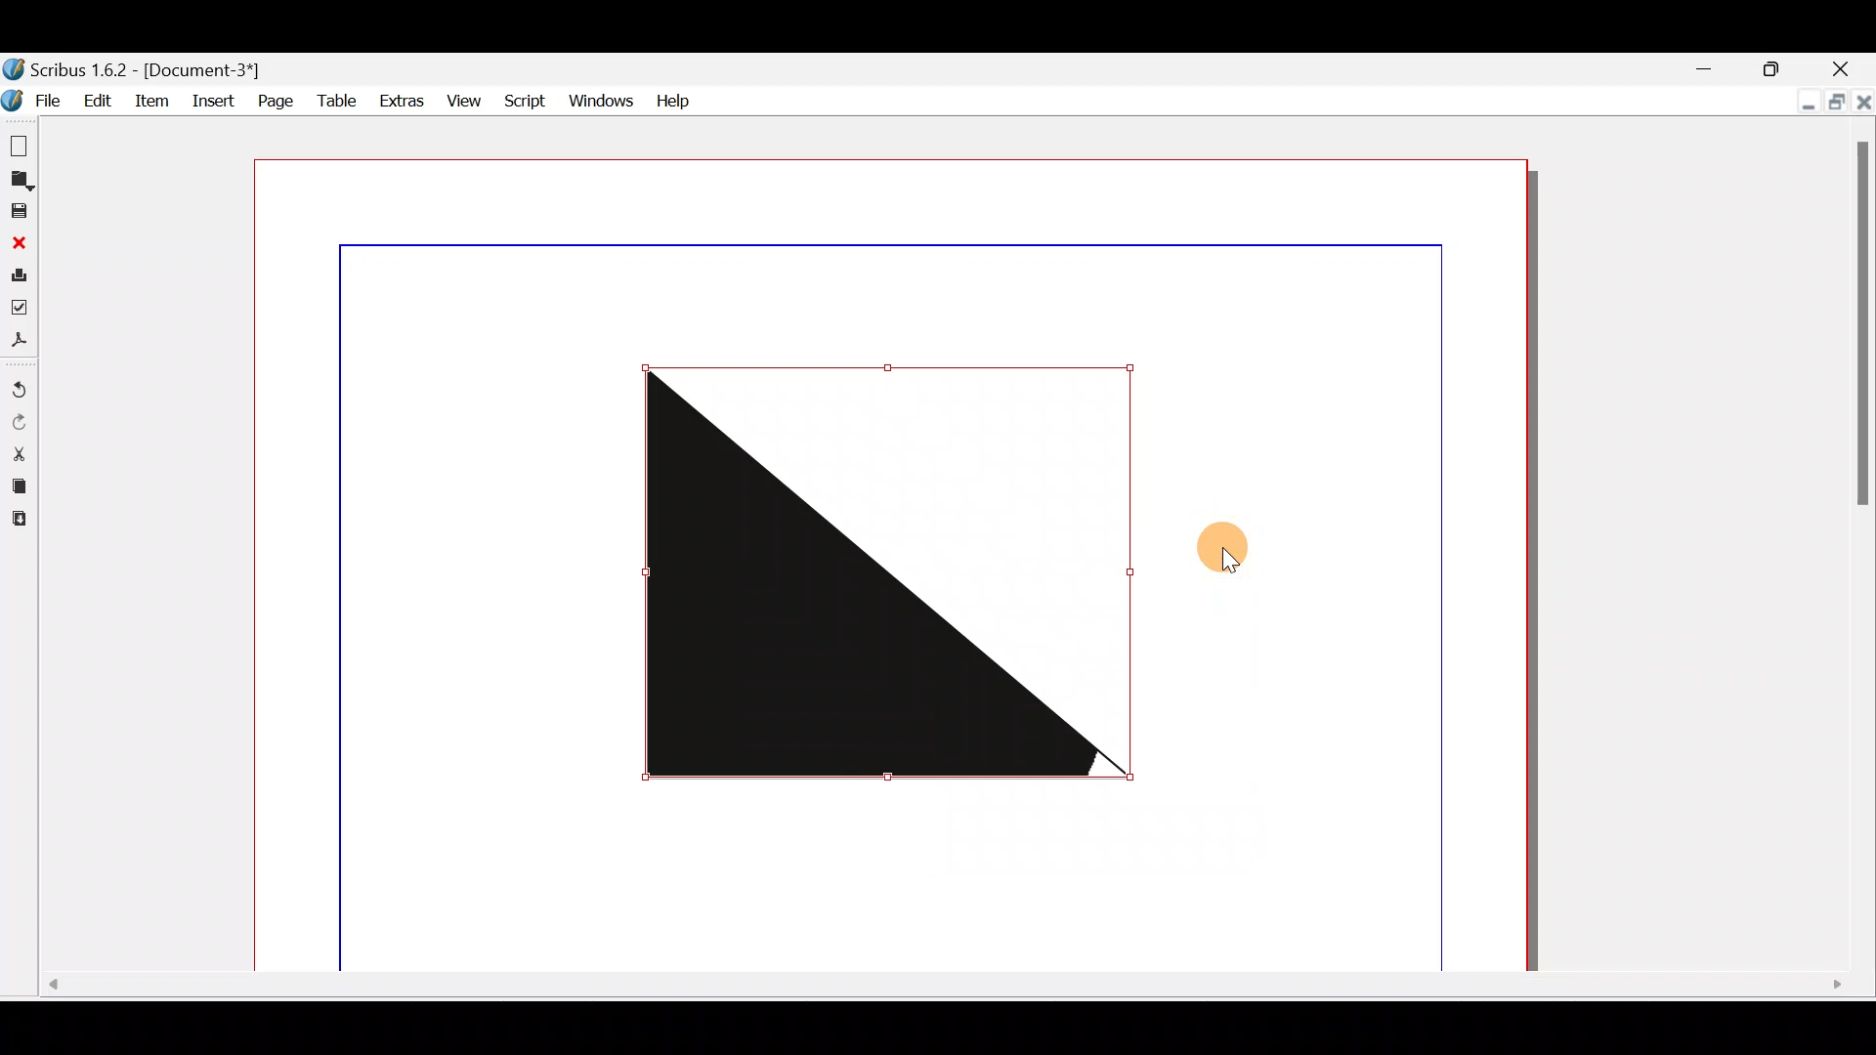 This screenshot has height=1055, width=1876. I want to click on Undo, so click(21, 383).